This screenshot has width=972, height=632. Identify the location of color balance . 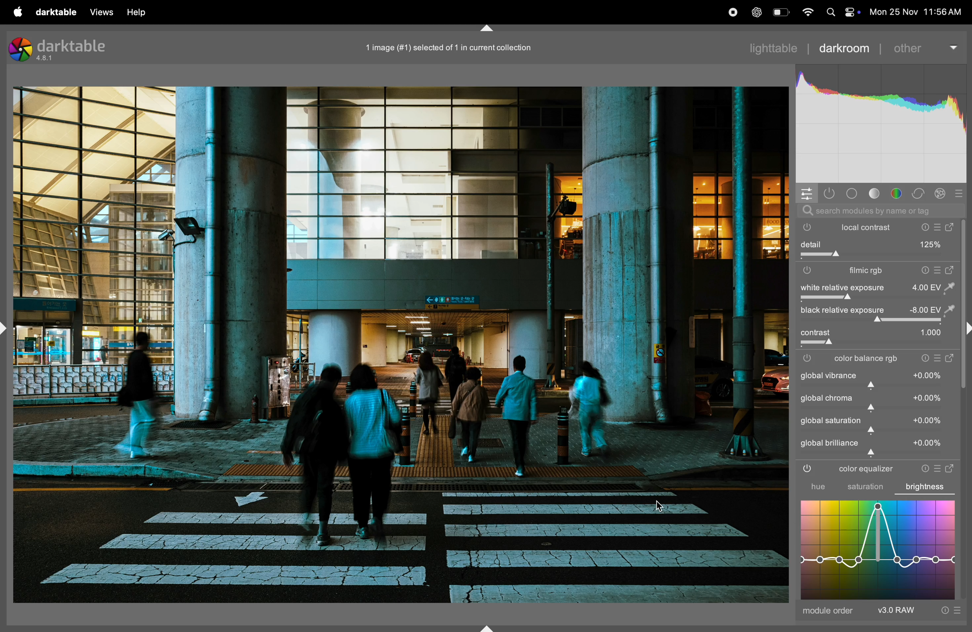
(868, 359).